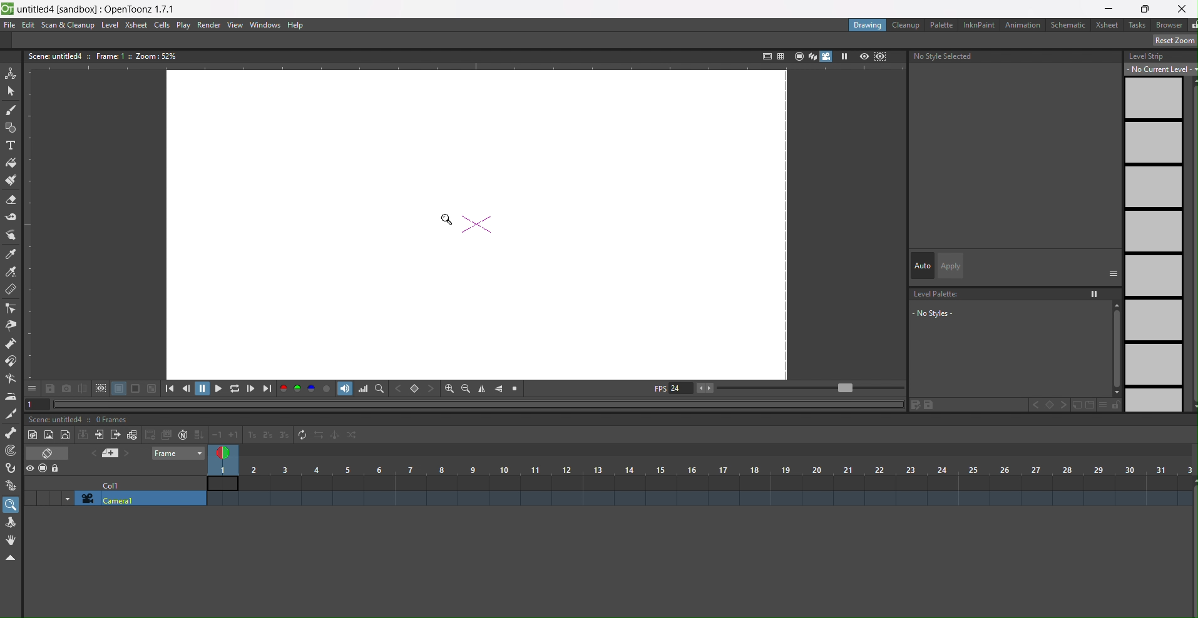 The height and width of the screenshot is (618, 1198). Describe the element at coordinates (36, 469) in the screenshot. I see `` at that location.